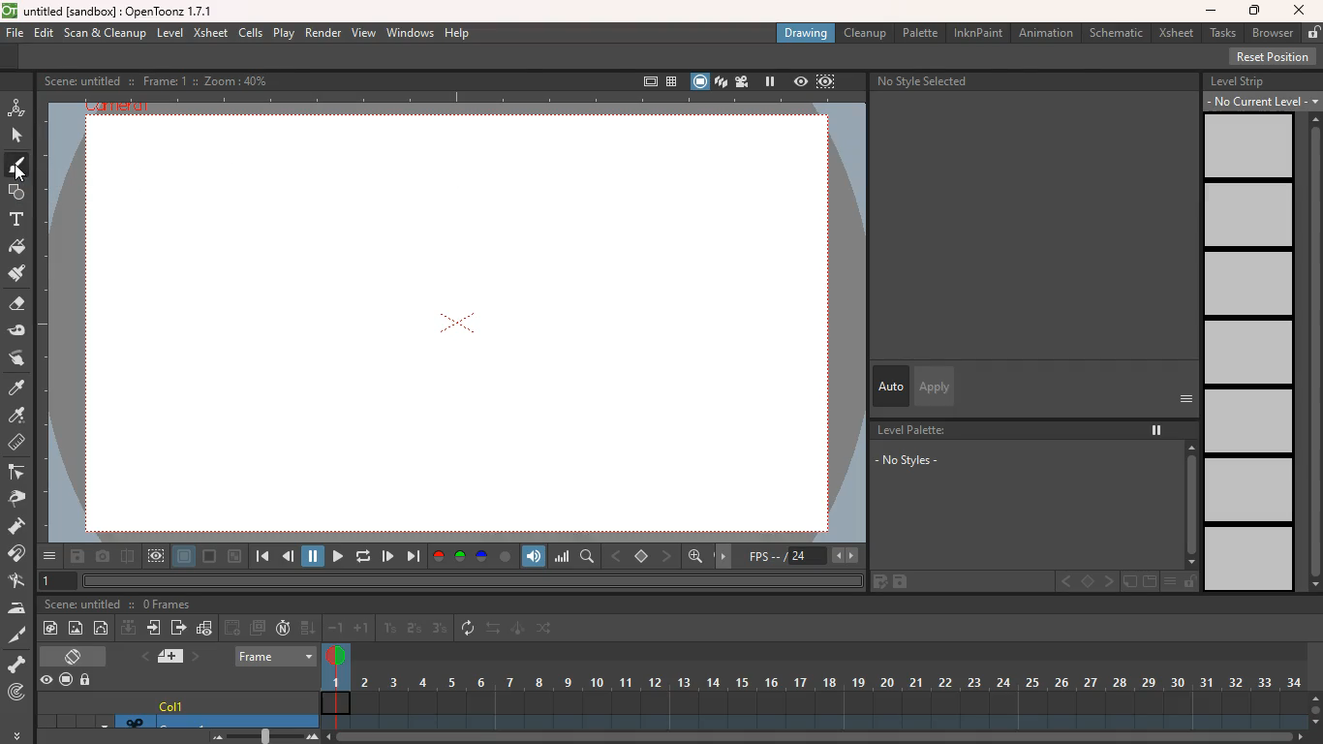 The height and width of the screenshot is (744, 1323). I want to click on circle, so click(104, 630).